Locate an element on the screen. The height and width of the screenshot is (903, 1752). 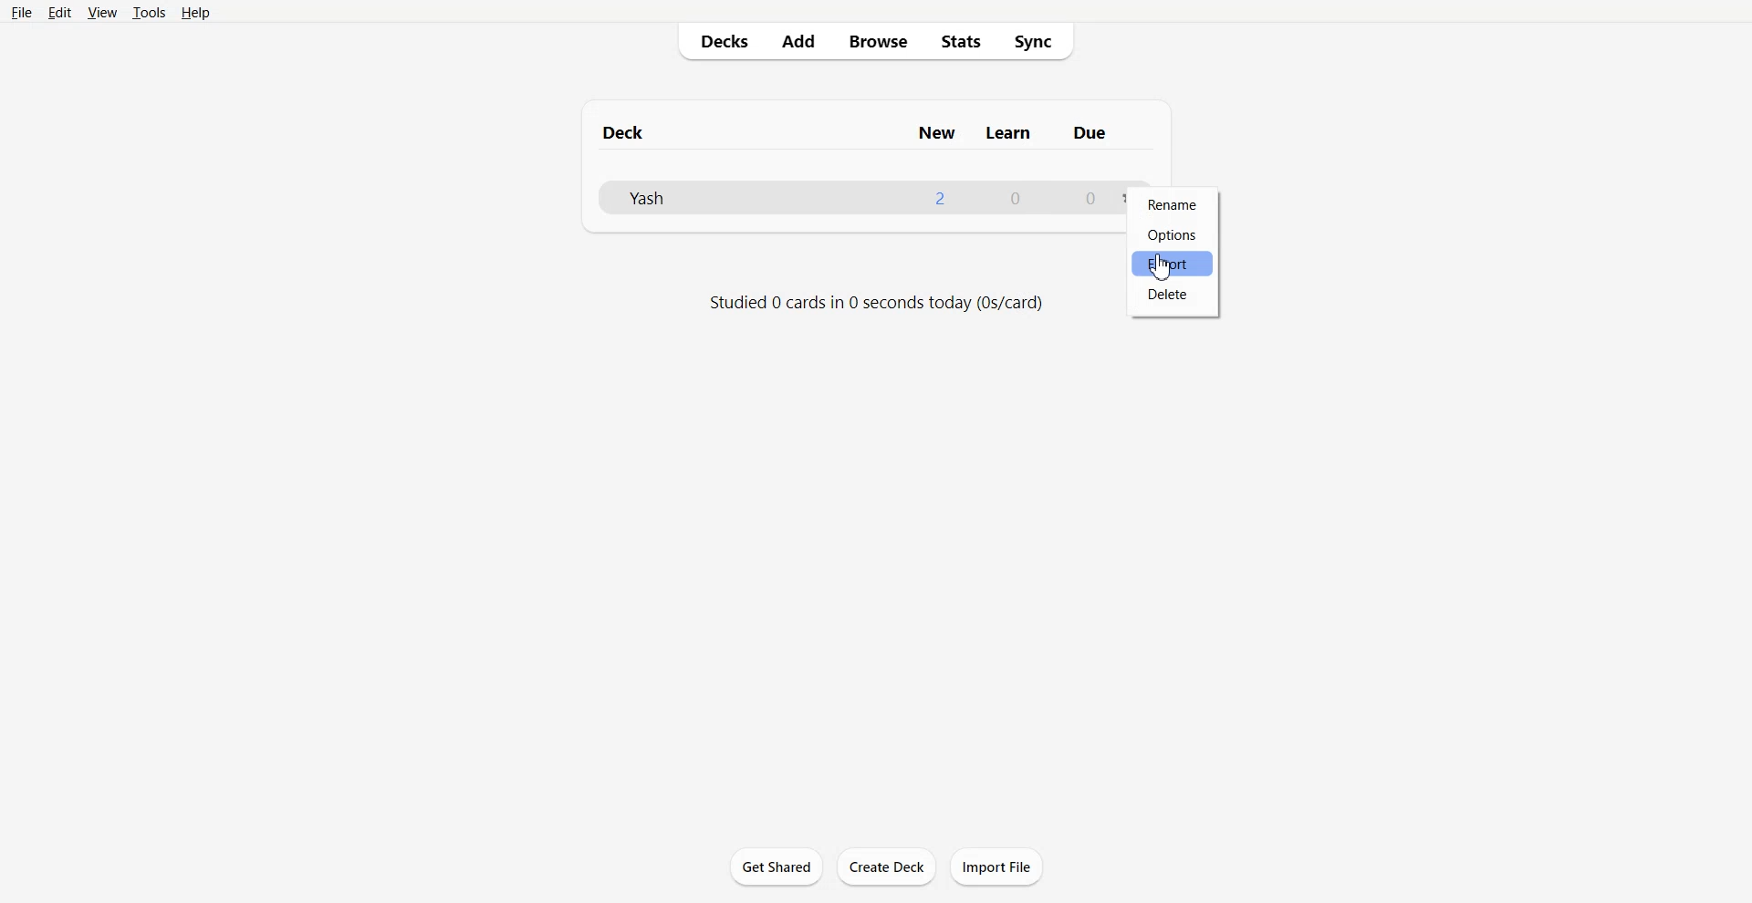
Create Deck is located at coordinates (886, 867).